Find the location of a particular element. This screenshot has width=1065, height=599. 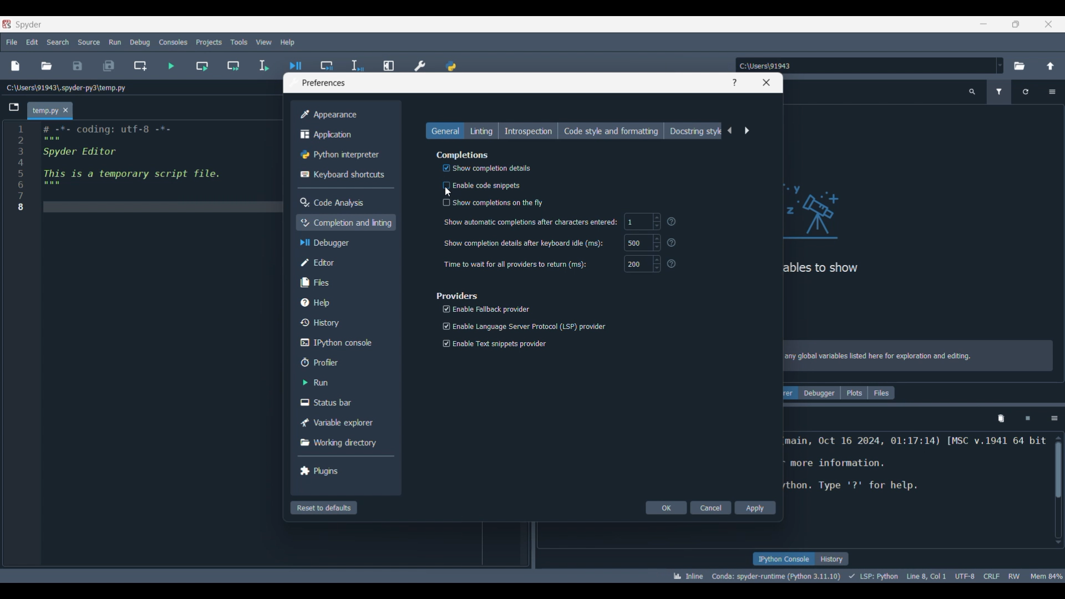

OK is located at coordinates (666, 507).